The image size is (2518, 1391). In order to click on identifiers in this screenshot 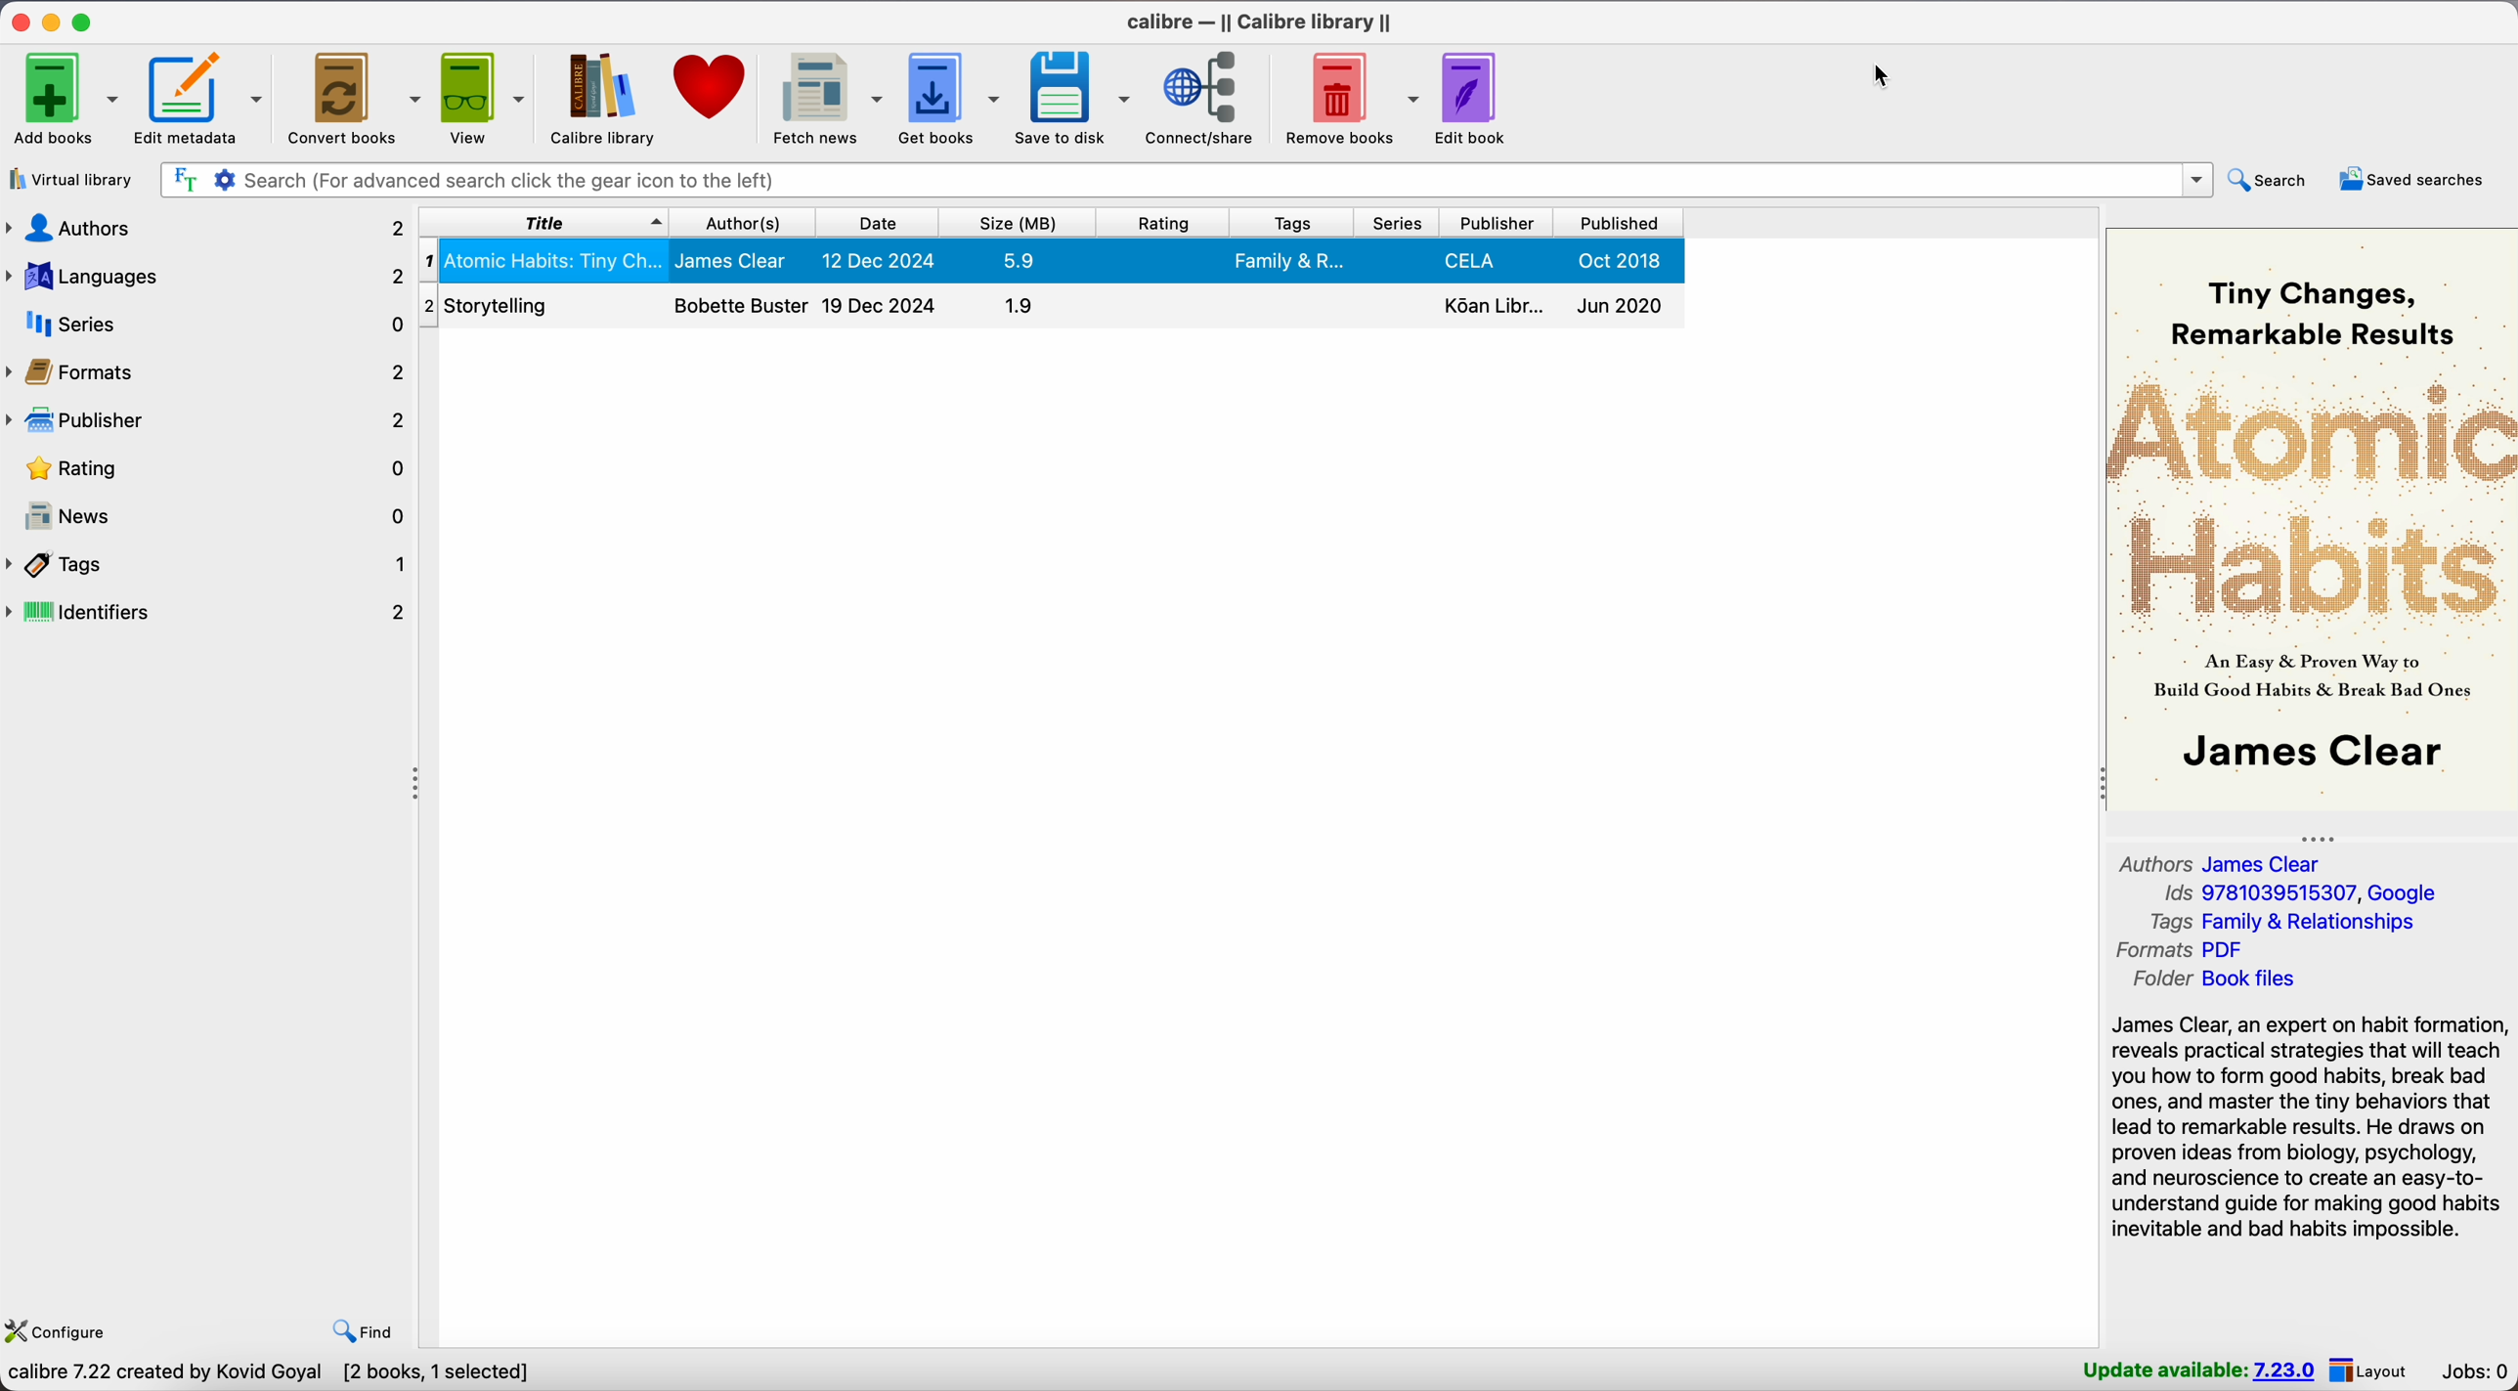, I will do `click(211, 613)`.